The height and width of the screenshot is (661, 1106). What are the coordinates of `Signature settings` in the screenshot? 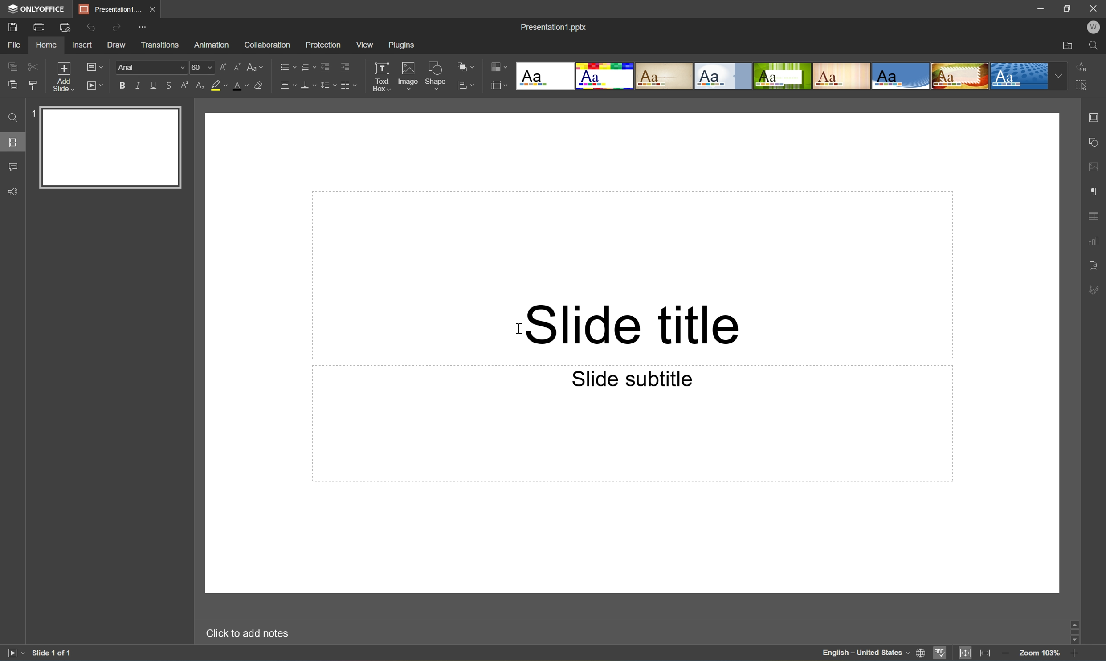 It's located at (1095, 290).